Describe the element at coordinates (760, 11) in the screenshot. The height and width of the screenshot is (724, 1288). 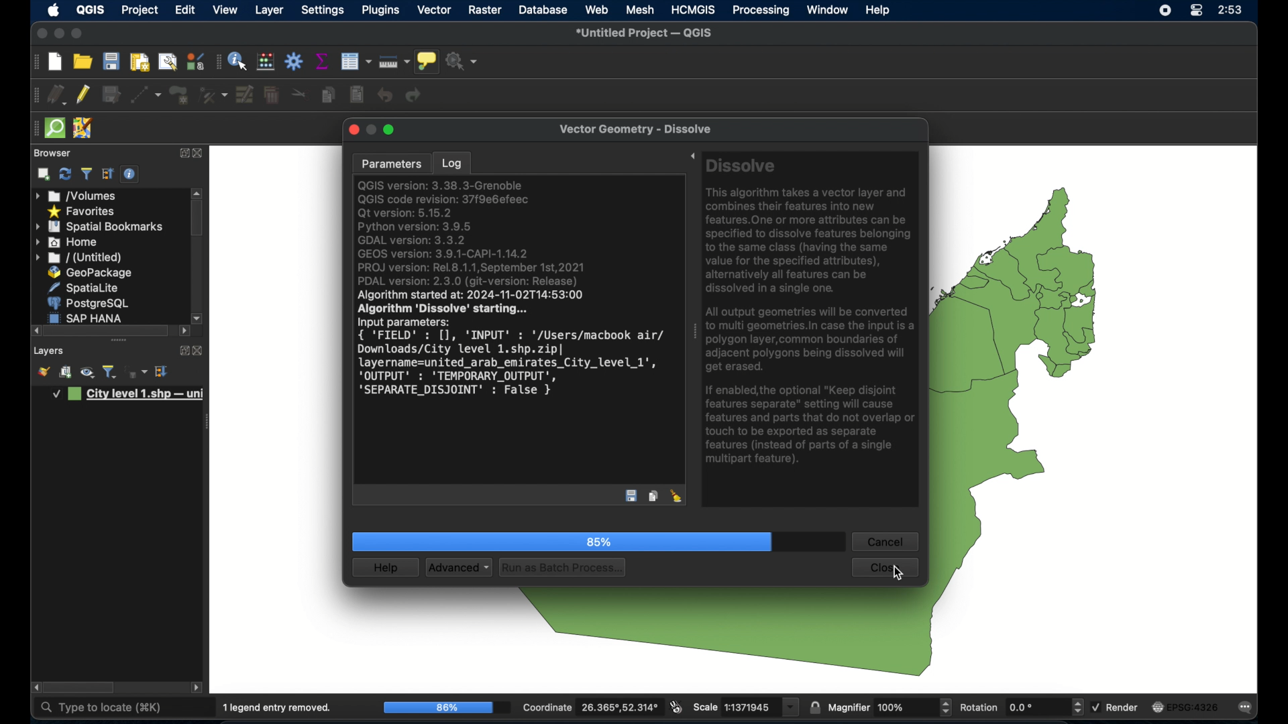
I see `processing` at that location.